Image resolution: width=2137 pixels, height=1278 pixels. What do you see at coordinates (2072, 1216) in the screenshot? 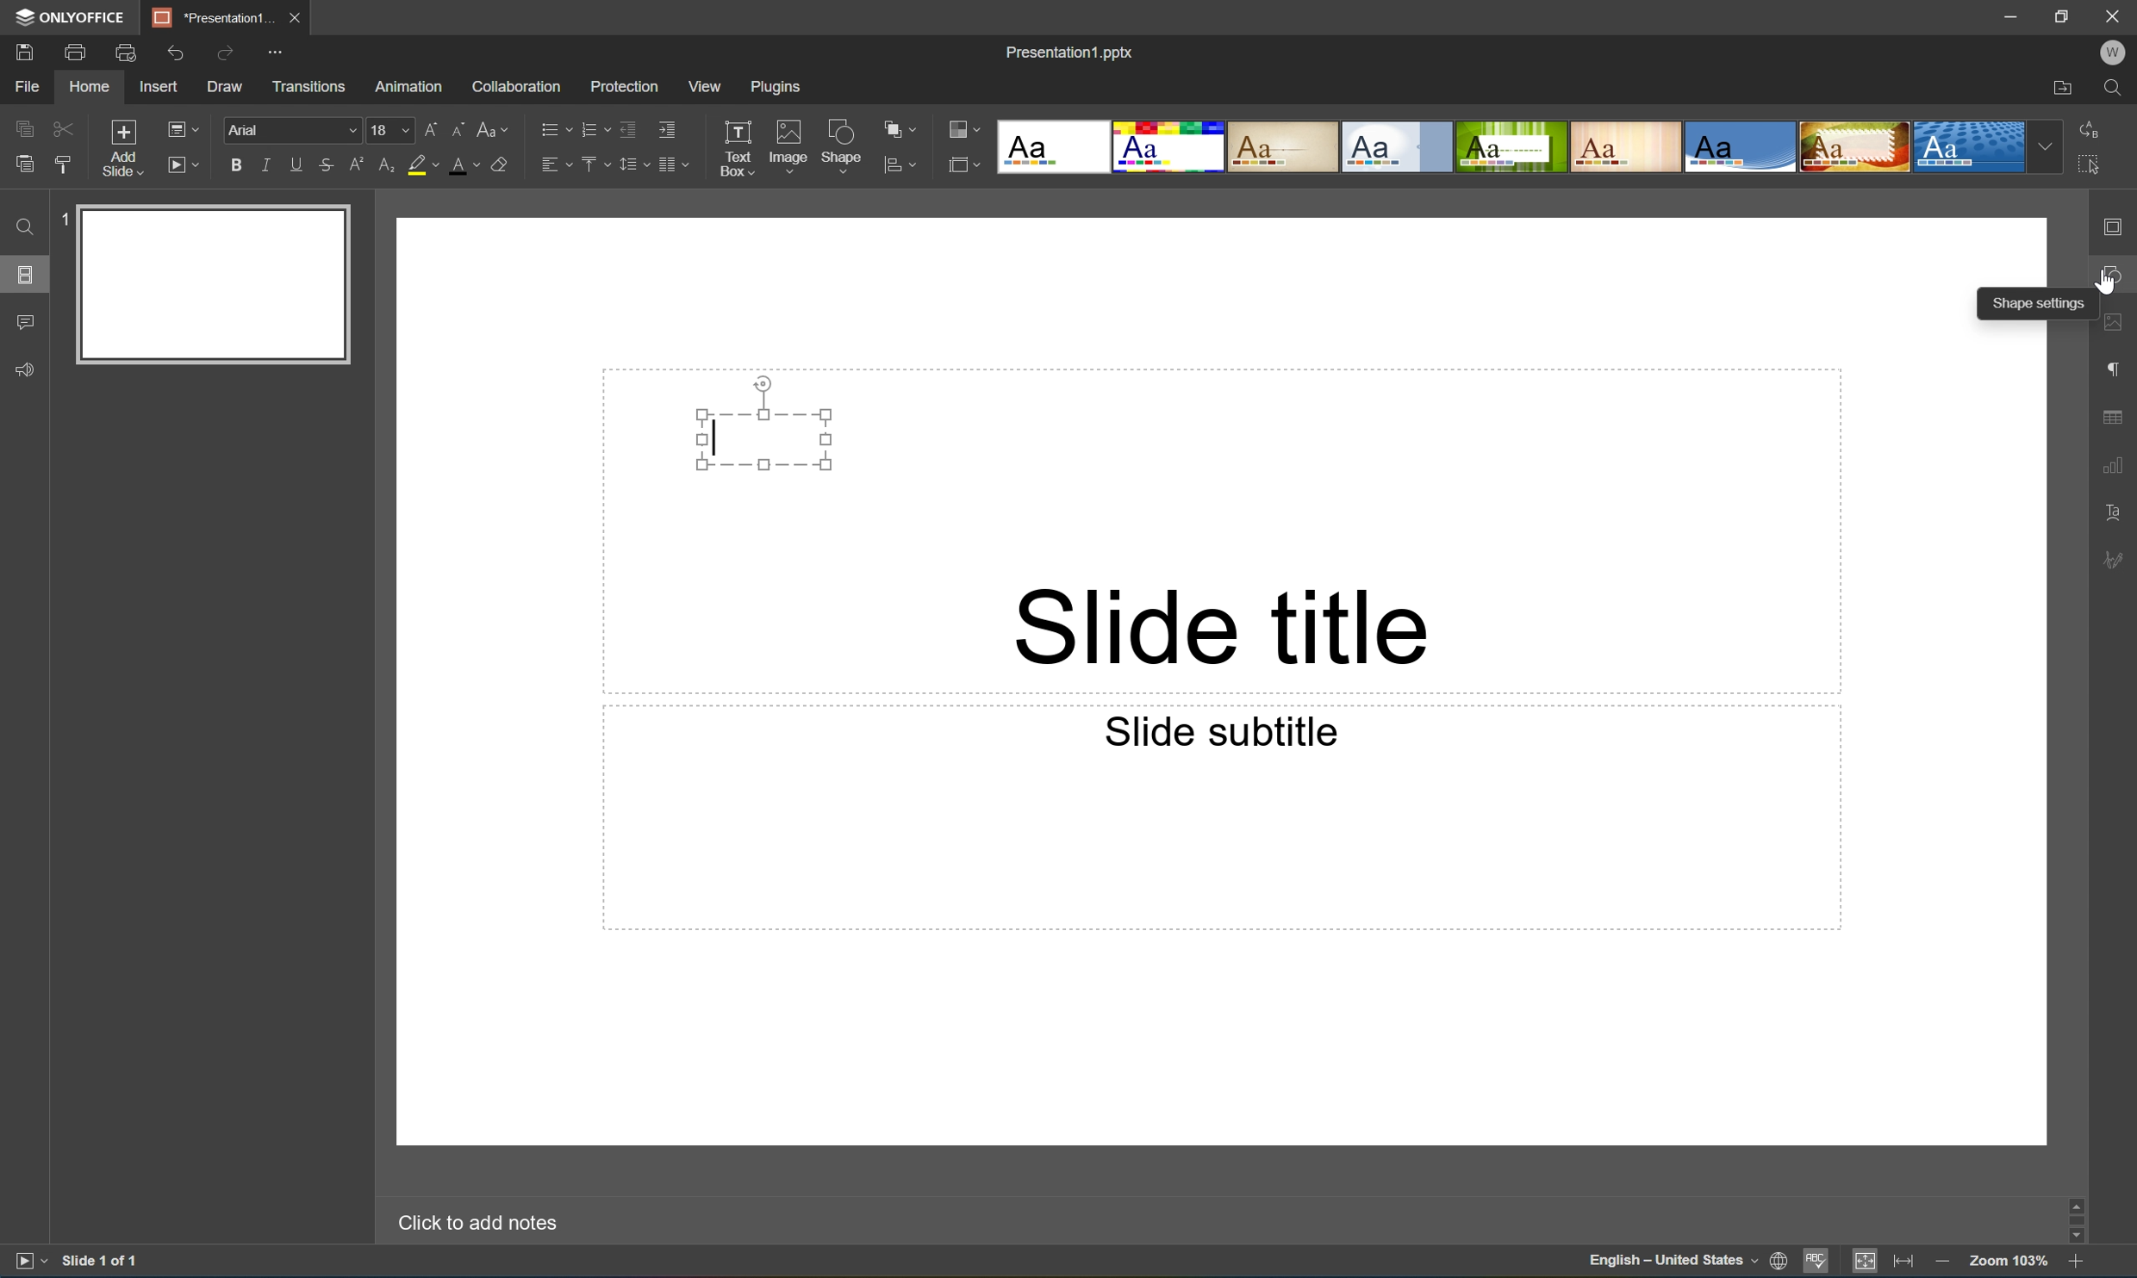
I see `Scroll Bar` at bounding box center [2072, 1216].